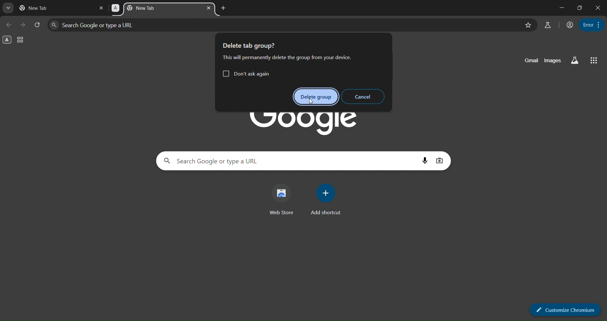 Image resolution: width=607 pixels, height=321 pixels. Describe the element at coordinates (311, 102) in the screenshot. I see `cursor` at that location.